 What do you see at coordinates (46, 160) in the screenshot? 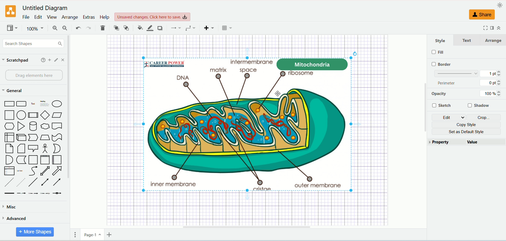
I see `Vertical Container` at bounding box center [46, 160].